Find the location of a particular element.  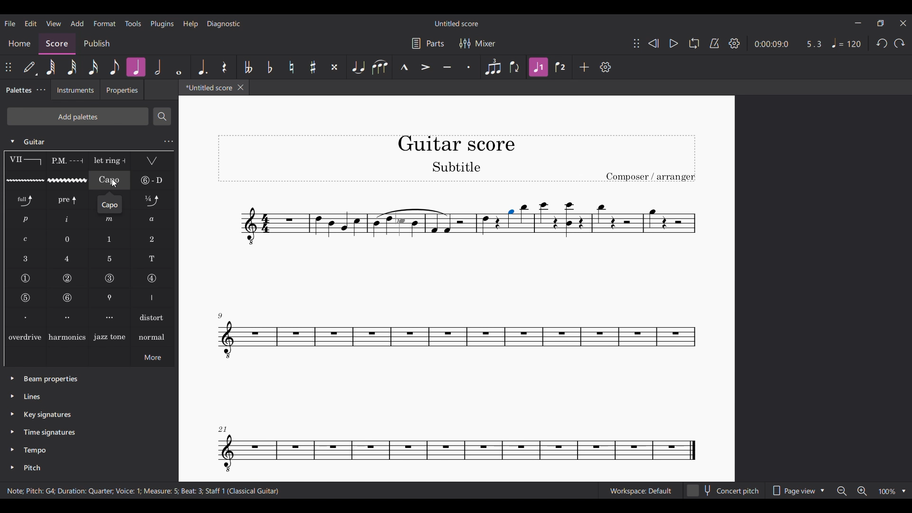

View menu is located at coordinates (54, 24).